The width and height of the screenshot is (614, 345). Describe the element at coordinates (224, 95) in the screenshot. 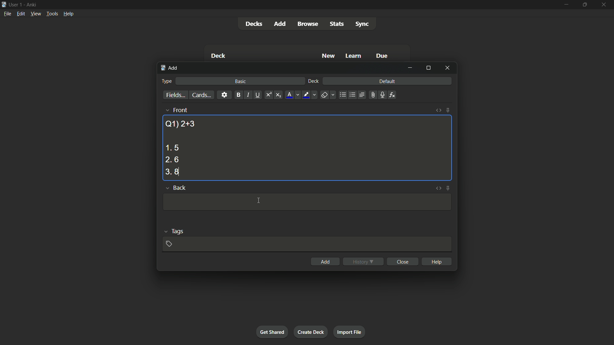

I see `settings` at that location.